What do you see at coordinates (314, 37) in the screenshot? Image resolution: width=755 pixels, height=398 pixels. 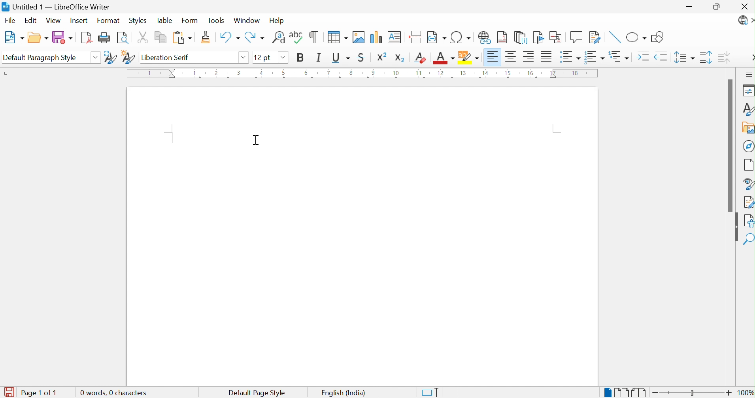 I see `Toggle Formatting Marks` at bounding box center [314, 37].